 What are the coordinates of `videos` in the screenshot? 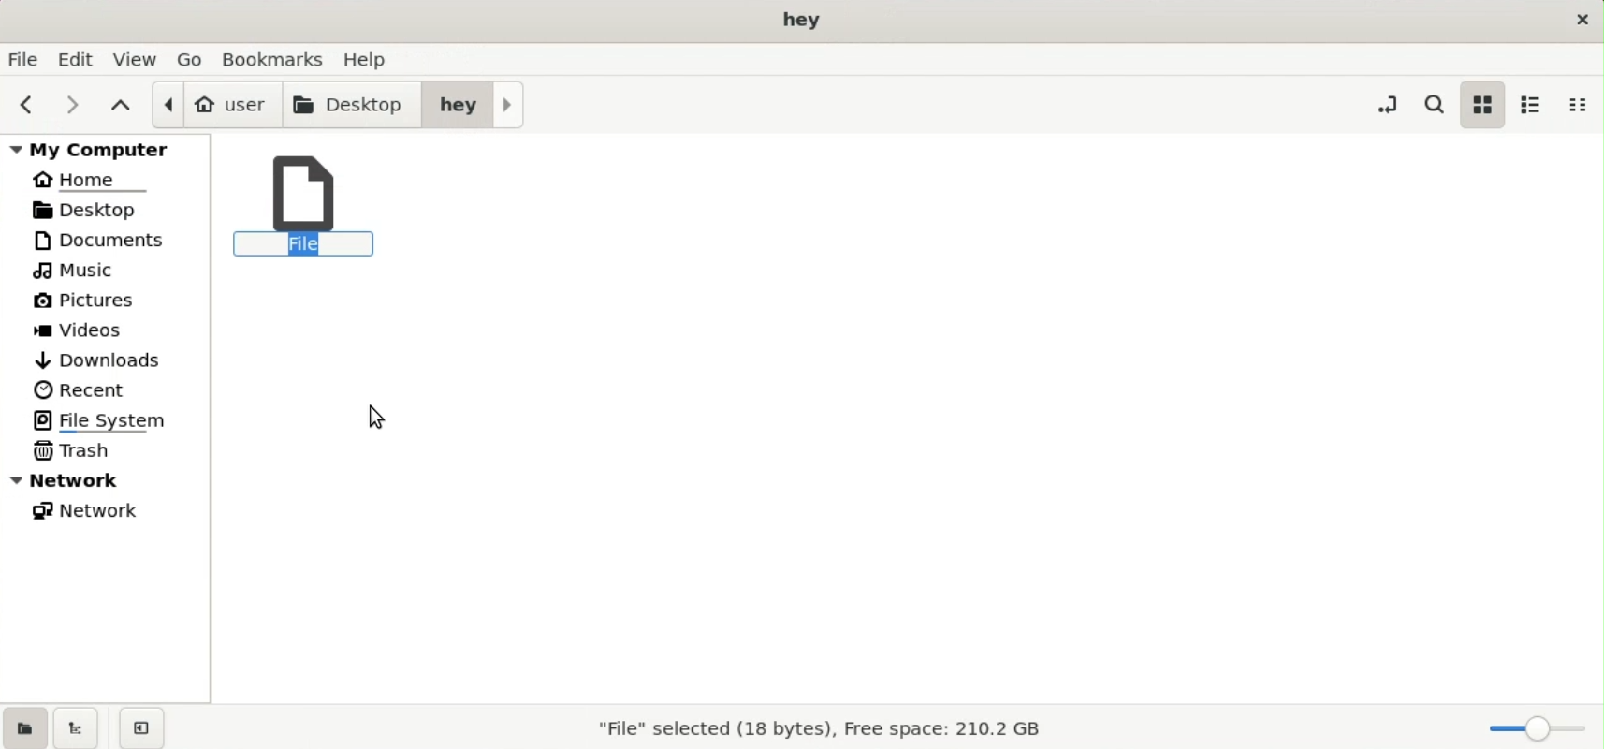 It's located at (85, 332).